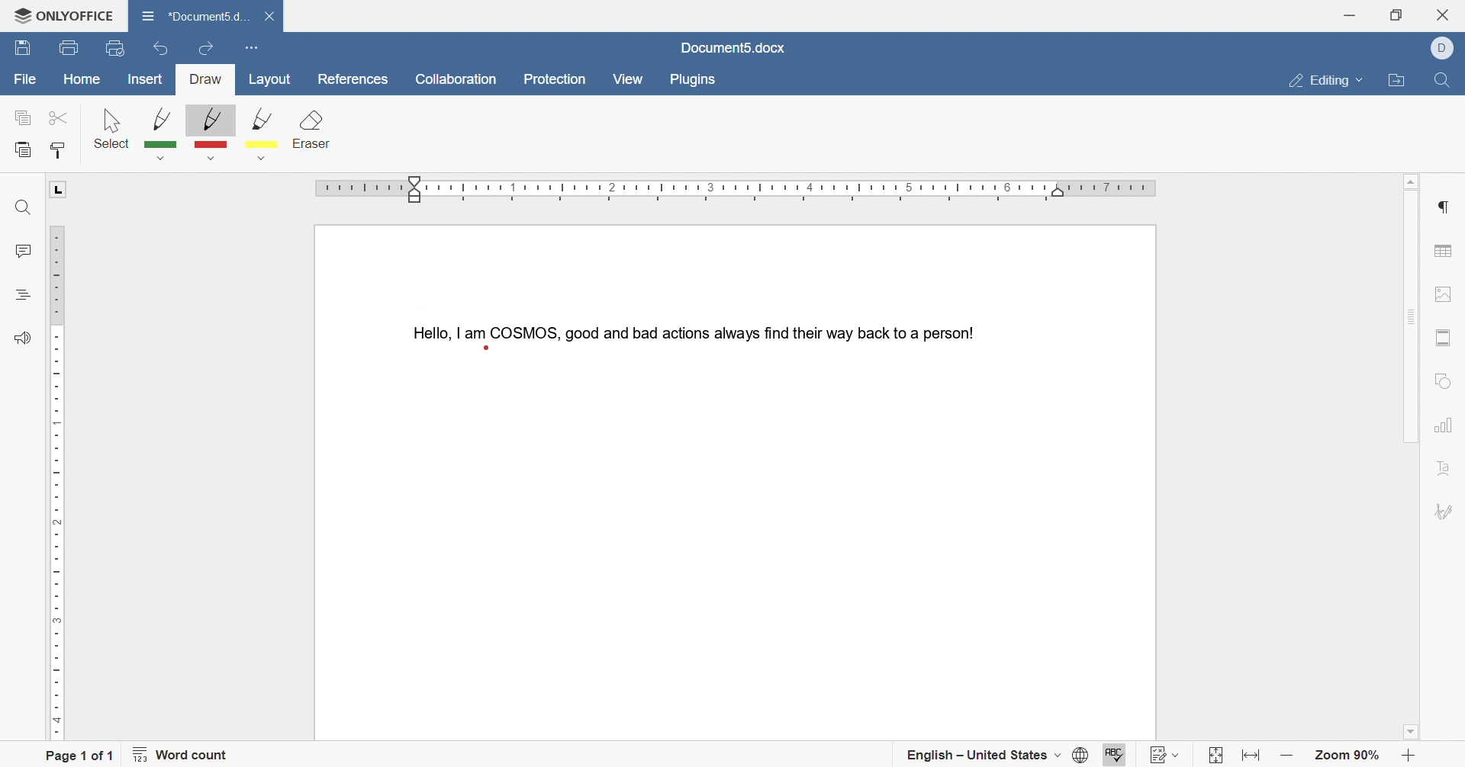  What do you see at coordinates (112, 127) in the screenshot?
I see `select` at bounding box center [112, 127].